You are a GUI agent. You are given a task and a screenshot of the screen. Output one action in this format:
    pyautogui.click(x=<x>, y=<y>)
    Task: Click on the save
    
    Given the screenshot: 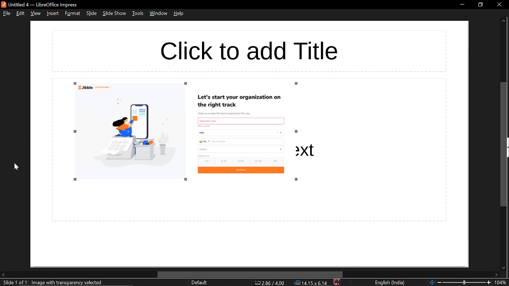 What is the action you would take?
    pyautogui.click(x=338, y=282)
    